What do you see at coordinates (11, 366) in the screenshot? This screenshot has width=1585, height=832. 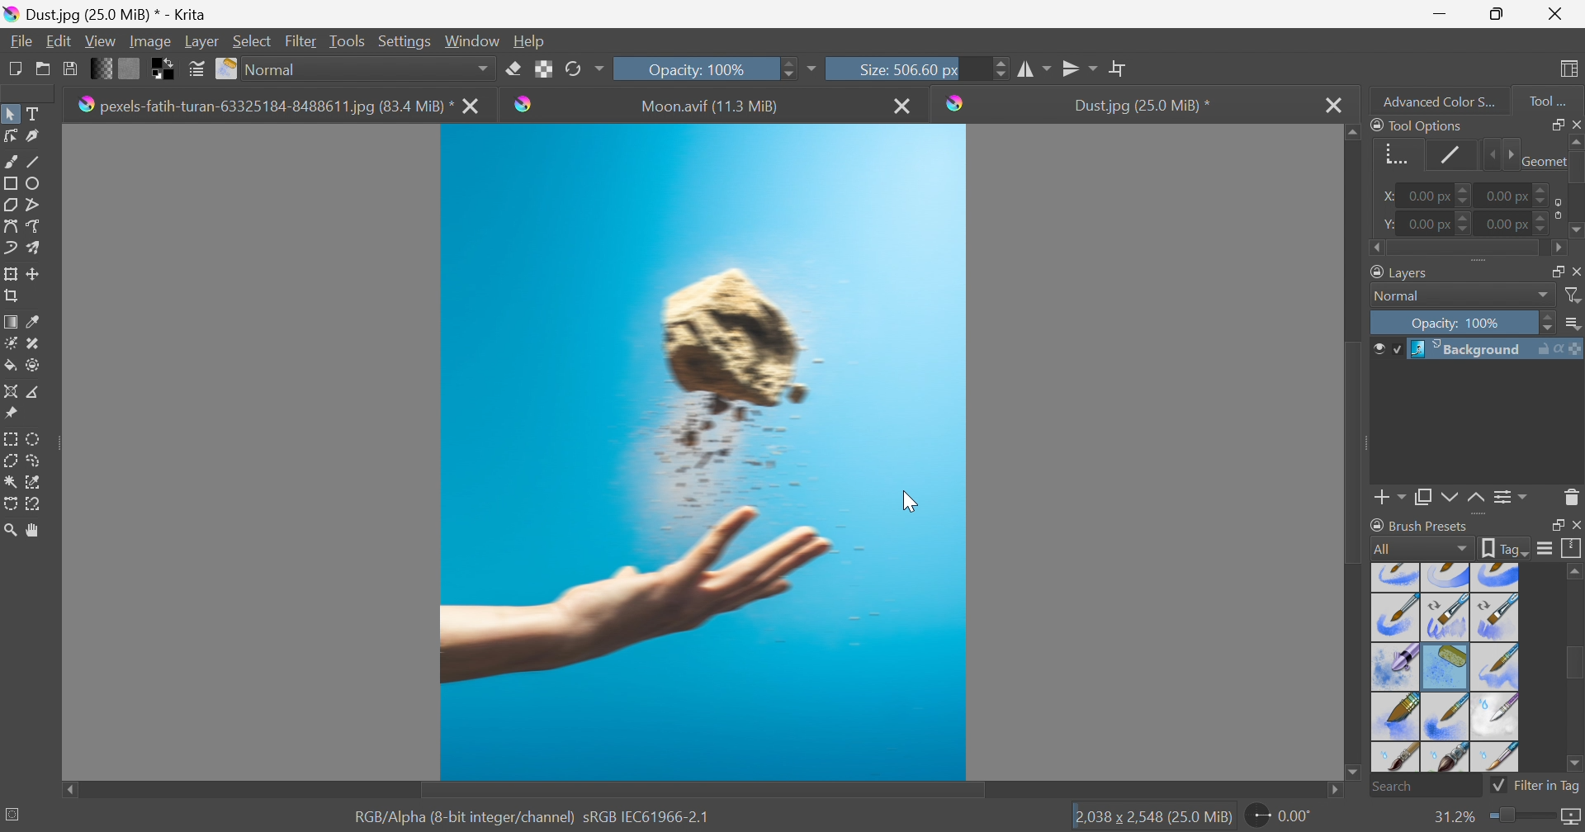 I see `Fill a contiguous area of color with a color or a fill selection` at bounding box center [11, 366].